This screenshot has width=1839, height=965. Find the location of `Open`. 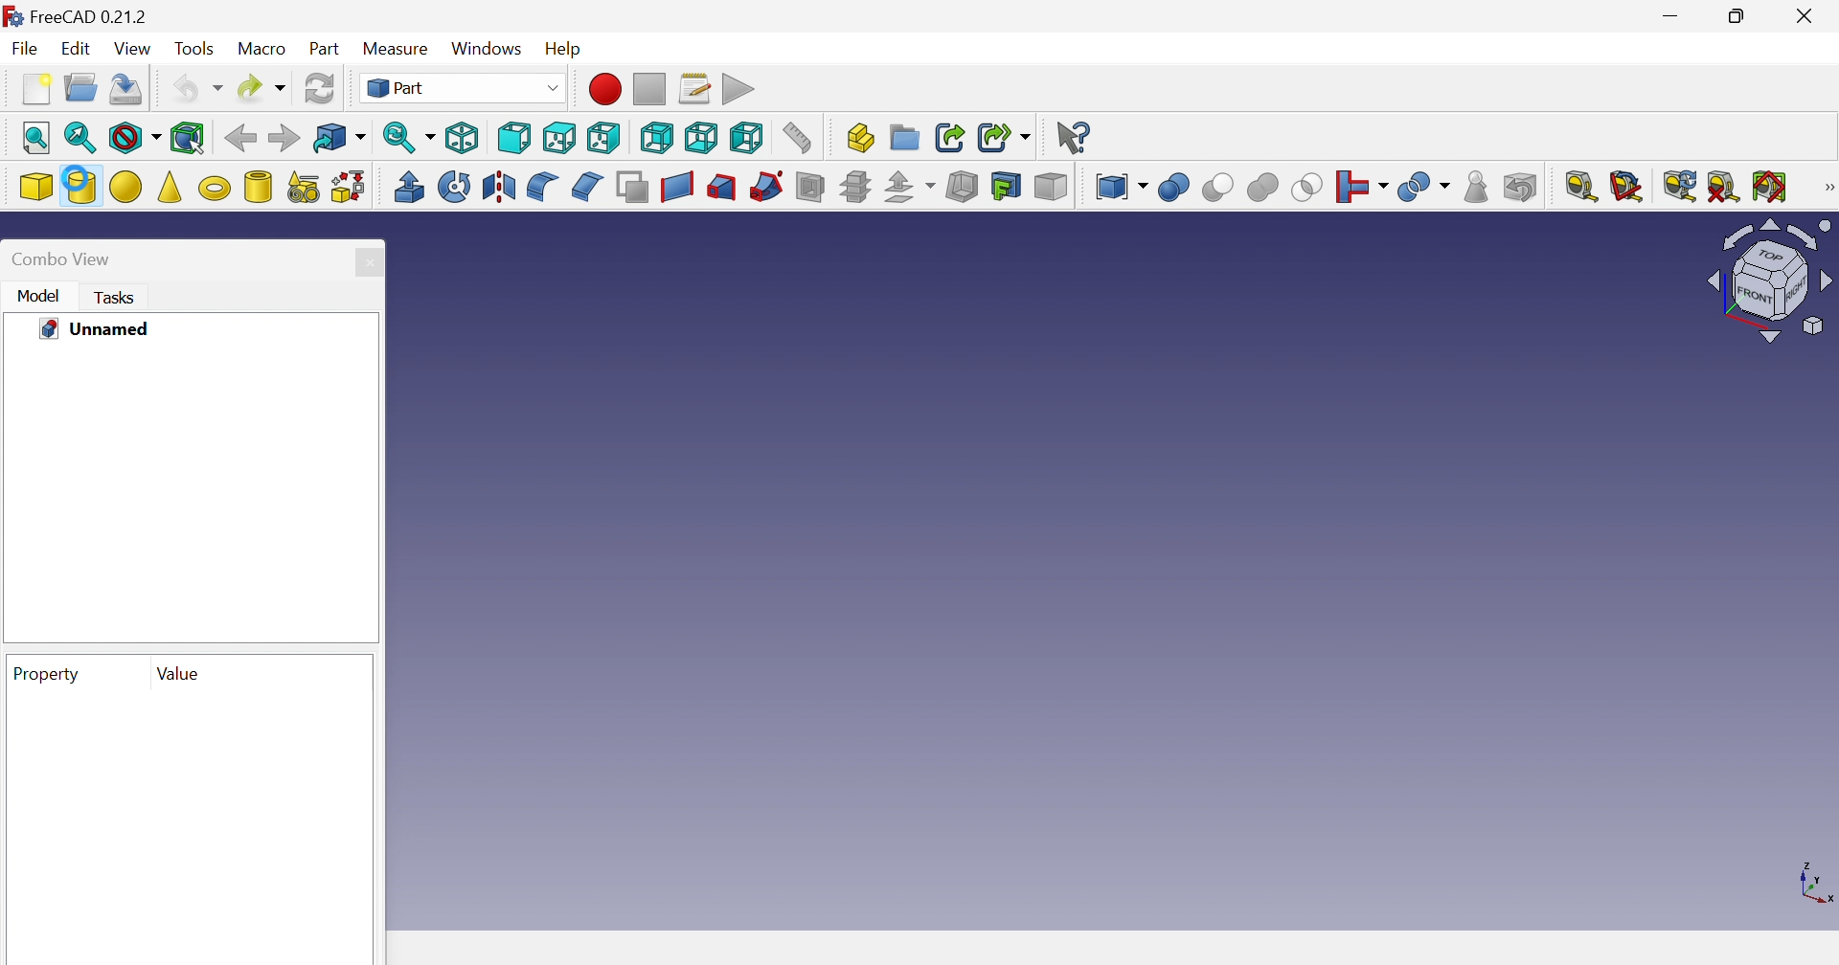

Open is located at coordinates (81, 85).